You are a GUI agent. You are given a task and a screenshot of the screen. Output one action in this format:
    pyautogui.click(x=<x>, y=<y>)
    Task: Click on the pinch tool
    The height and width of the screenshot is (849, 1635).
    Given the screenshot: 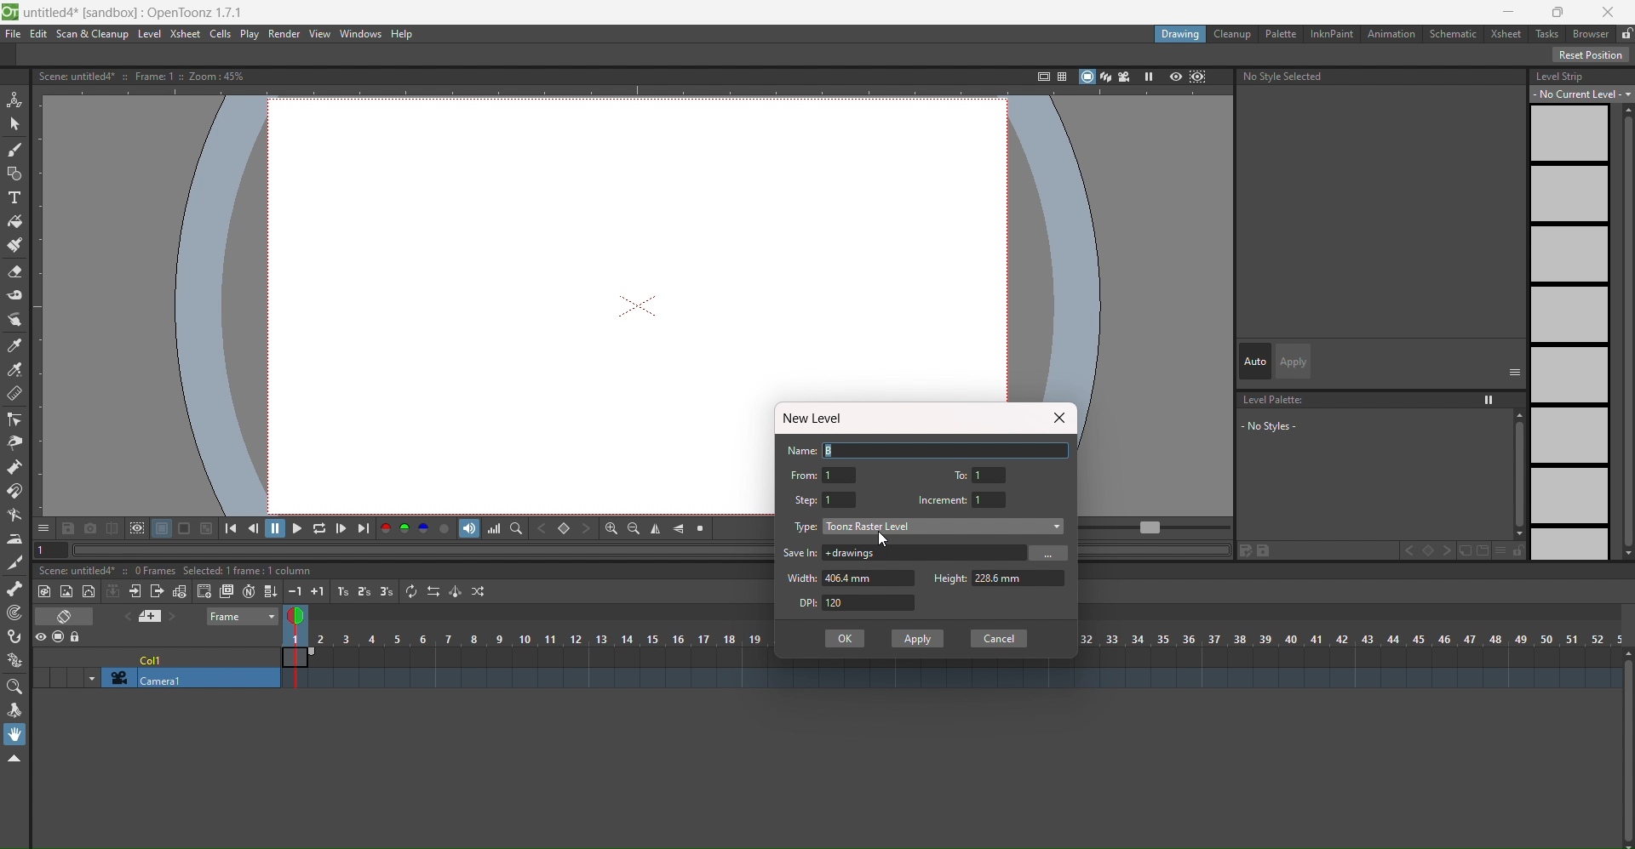 What is the action you would take?
    pyautogui.click(x=14, y=443)
    